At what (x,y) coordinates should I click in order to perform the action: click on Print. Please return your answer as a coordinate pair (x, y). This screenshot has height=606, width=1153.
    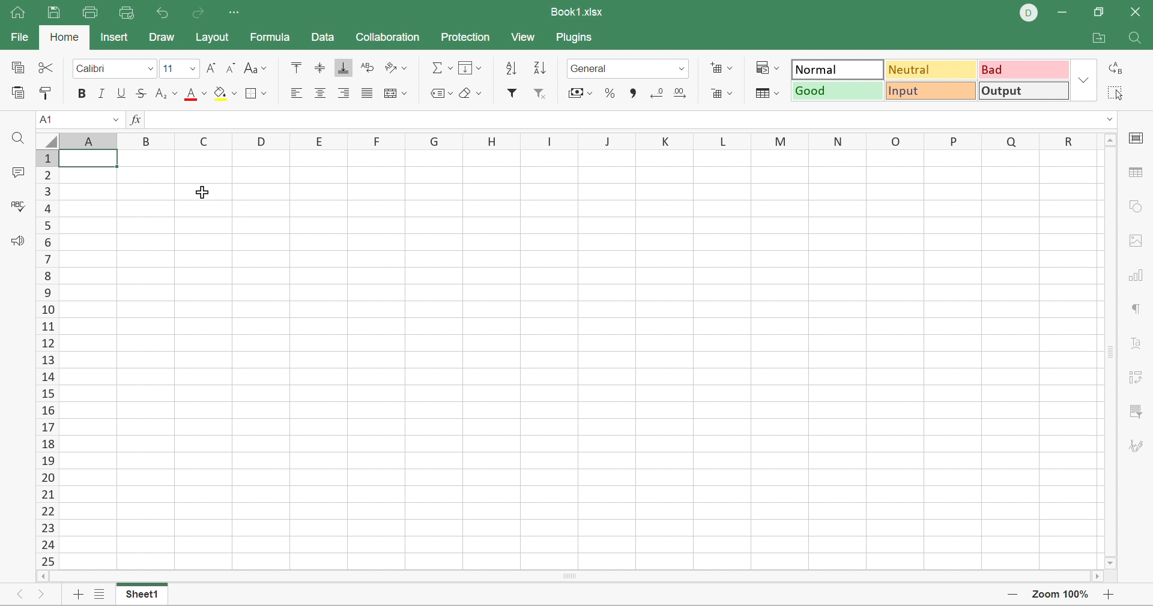
    Looking at the image, I should click on (91, 13).